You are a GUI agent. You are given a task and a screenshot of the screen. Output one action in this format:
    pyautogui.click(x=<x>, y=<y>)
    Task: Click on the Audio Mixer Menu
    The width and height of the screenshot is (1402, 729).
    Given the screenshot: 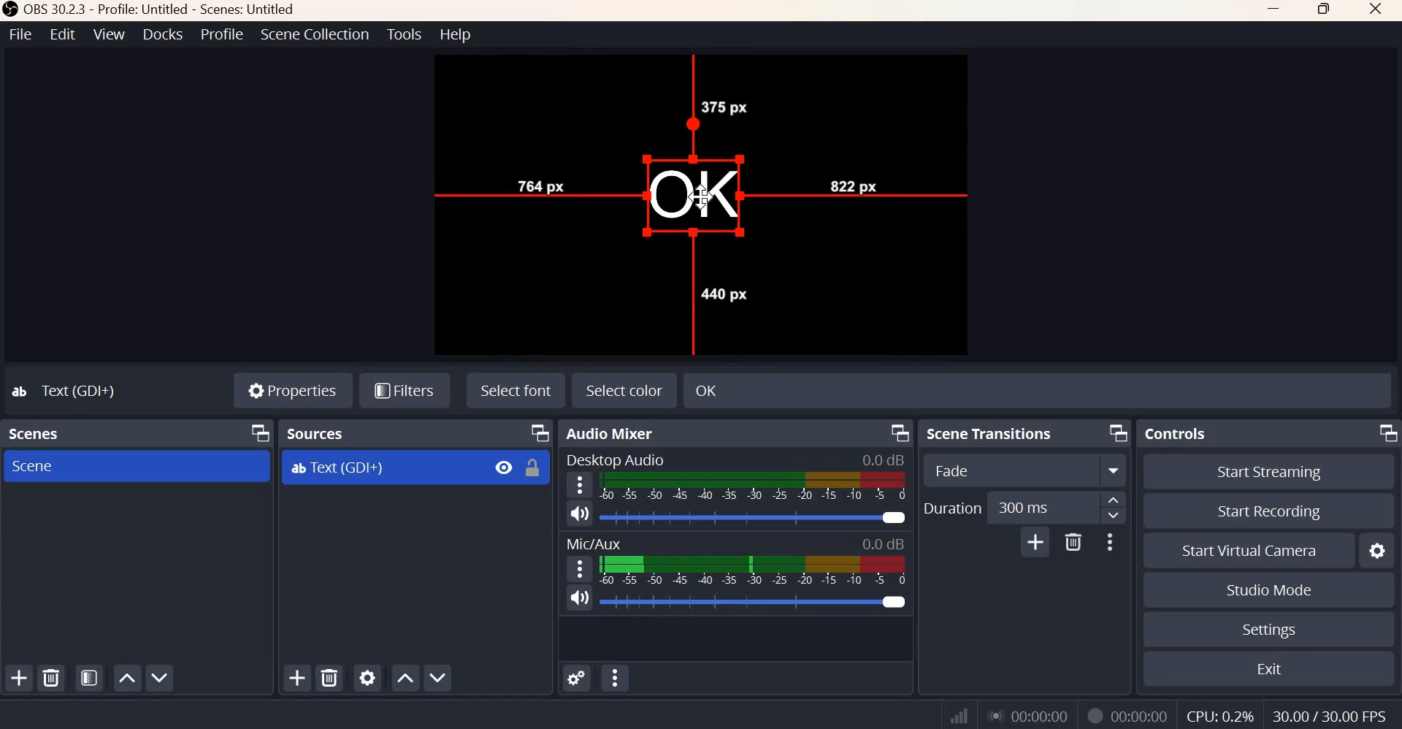 What is the action you would take?
    pyautogui.click(x=616, y=677)
    